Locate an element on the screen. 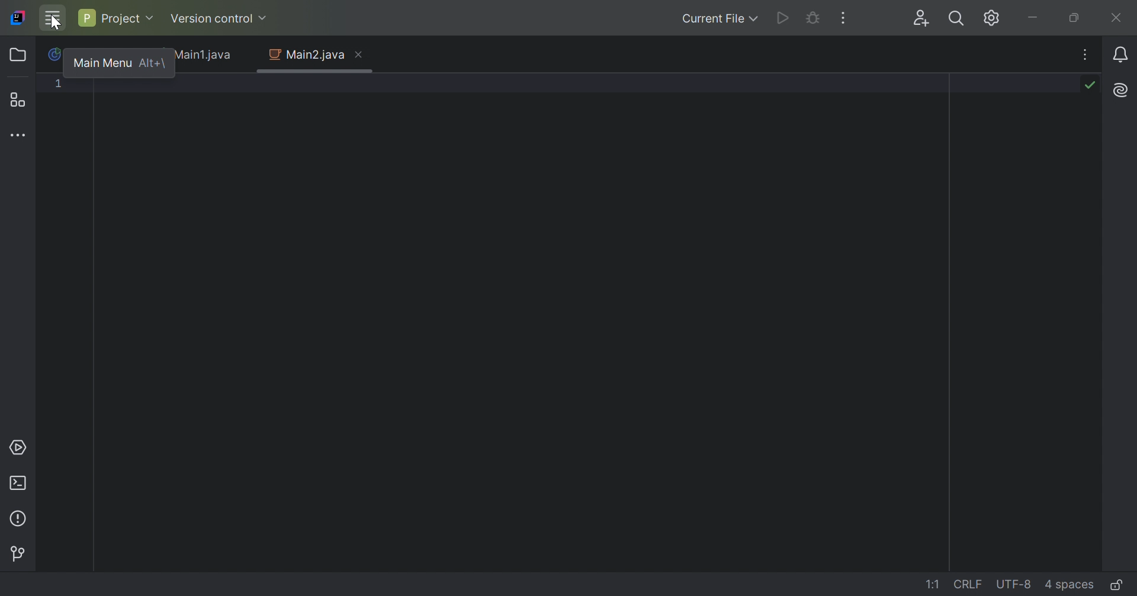 This screenshot has width=1137, height=596. Main1.java is located at coordinates (207, 56).